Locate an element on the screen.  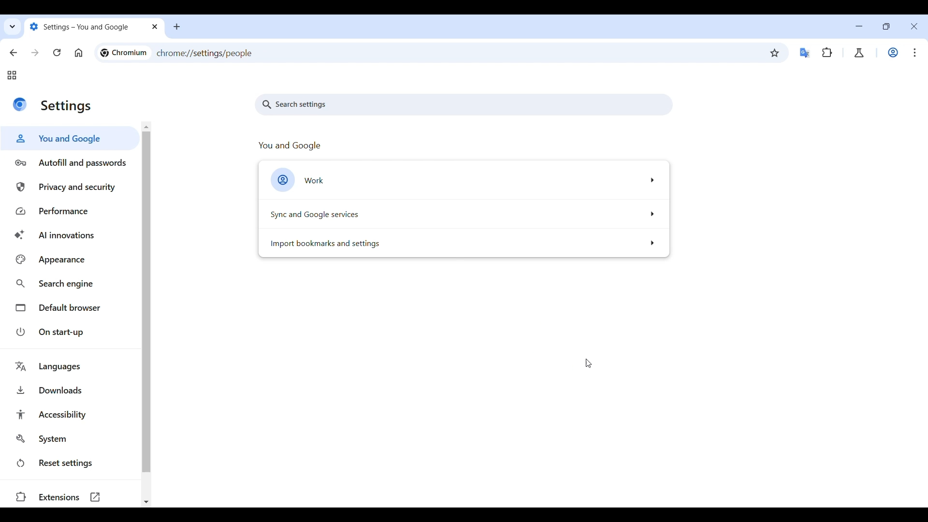
Search tabs is located at coordinates (13, 27).